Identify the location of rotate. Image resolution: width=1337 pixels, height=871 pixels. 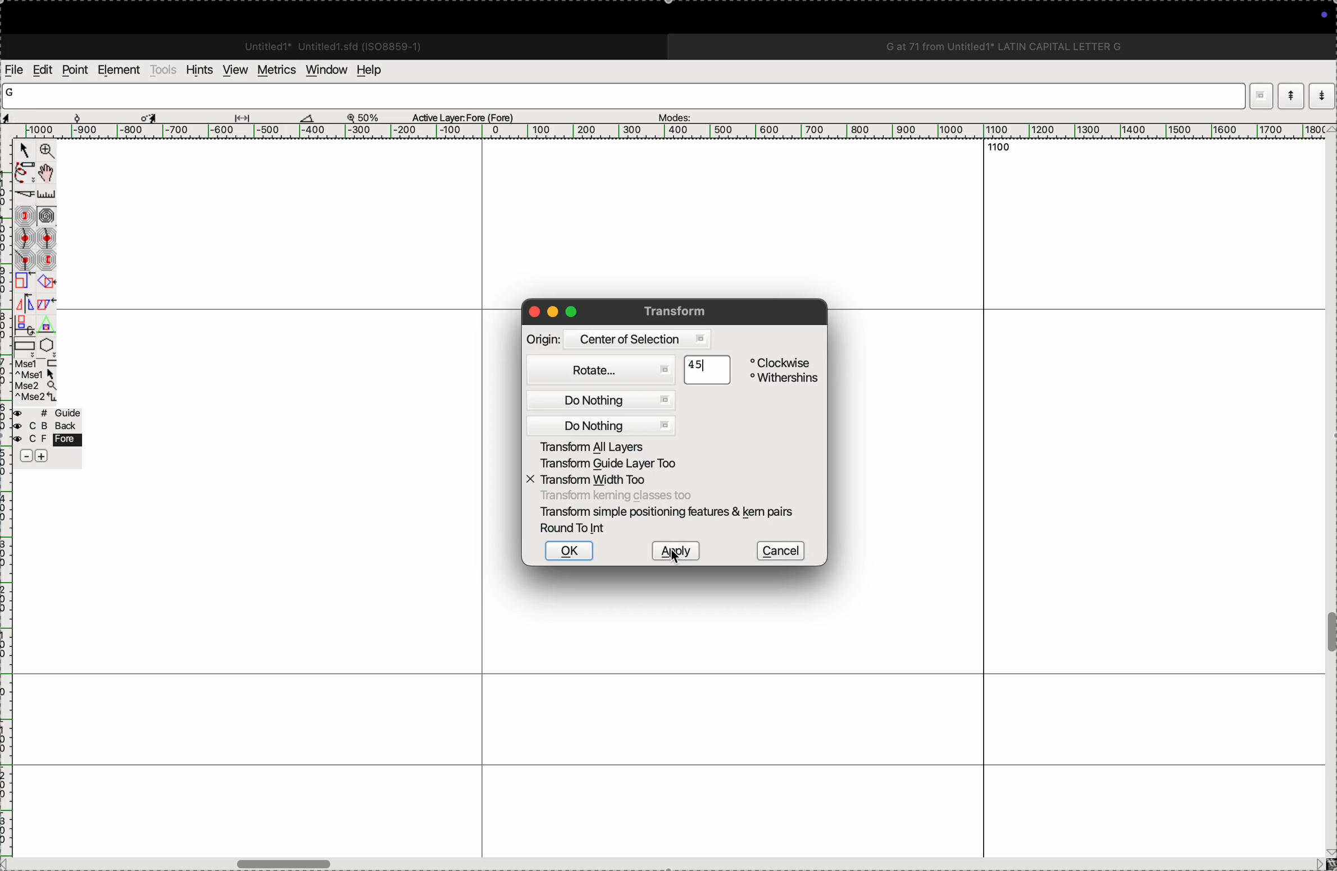
(46, 283).